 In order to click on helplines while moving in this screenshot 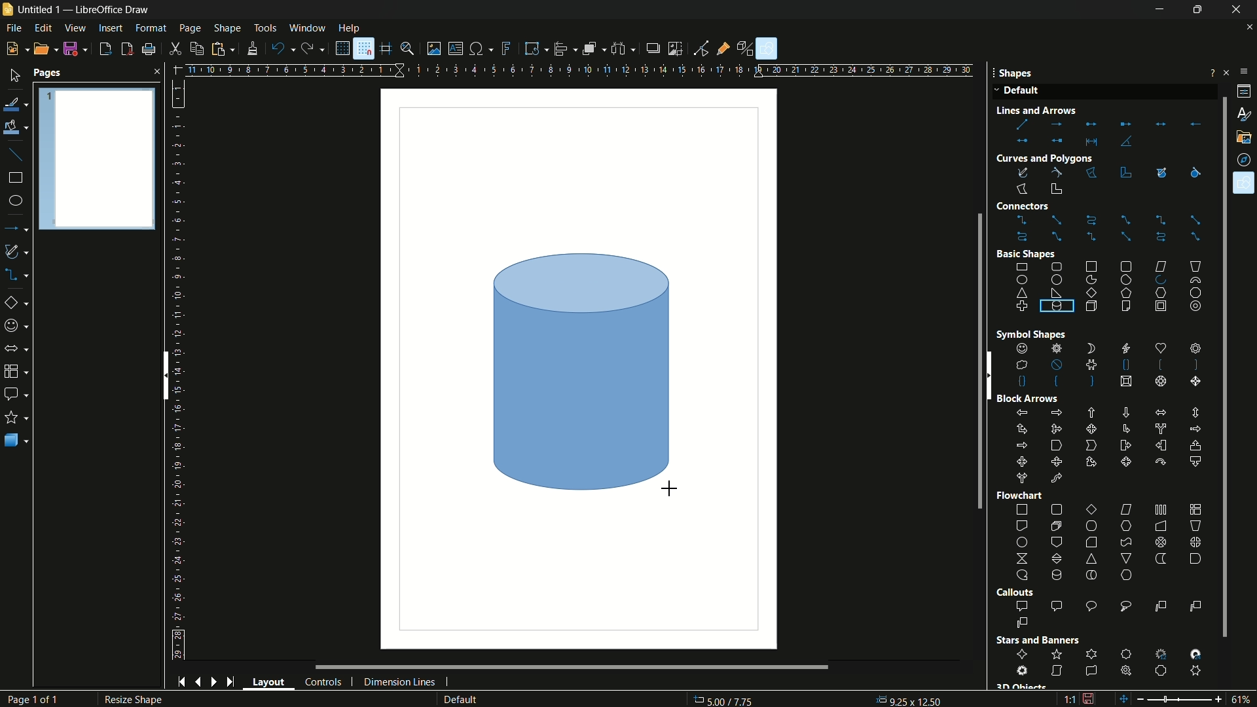, I will do `click(386, 50)`.